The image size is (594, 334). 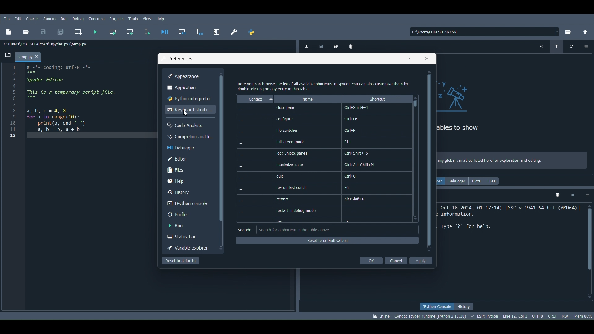 What do you see at coordinates (585, 31) in the screenshot?
I see `Change to parent directory` at bounding box center [585, 31].